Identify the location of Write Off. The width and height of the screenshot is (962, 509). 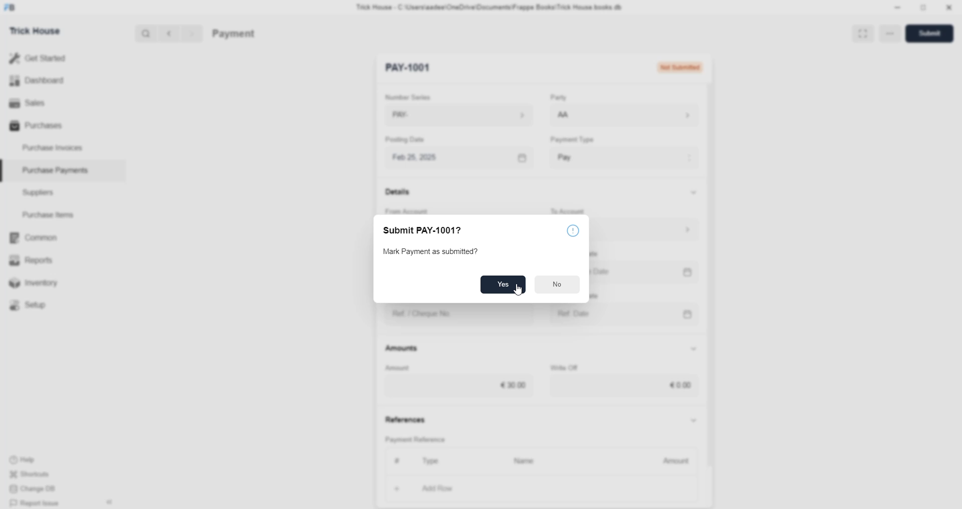
(576, 366).